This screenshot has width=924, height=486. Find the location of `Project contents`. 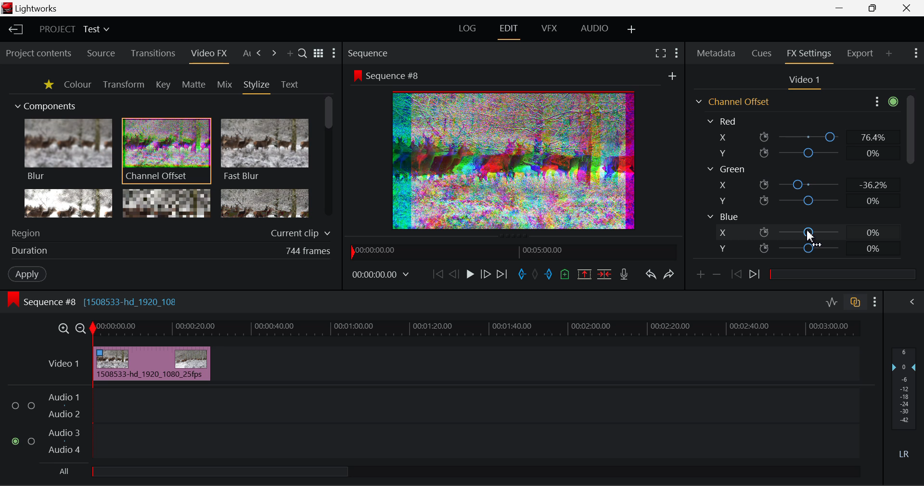

Project contents is located at coordinates (38, 54).